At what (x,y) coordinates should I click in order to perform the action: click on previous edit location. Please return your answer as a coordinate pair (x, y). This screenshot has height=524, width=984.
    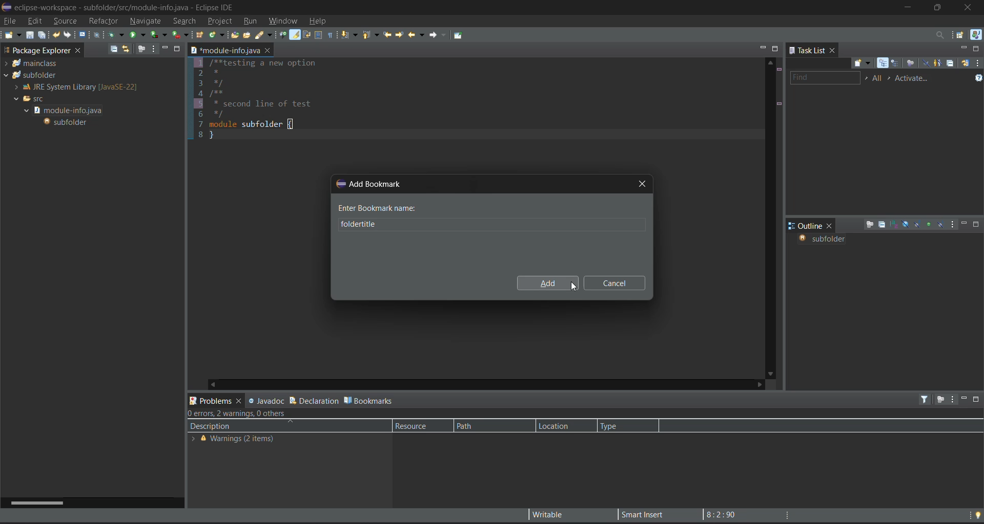
    Looking at the image, I should click on (388, 35).